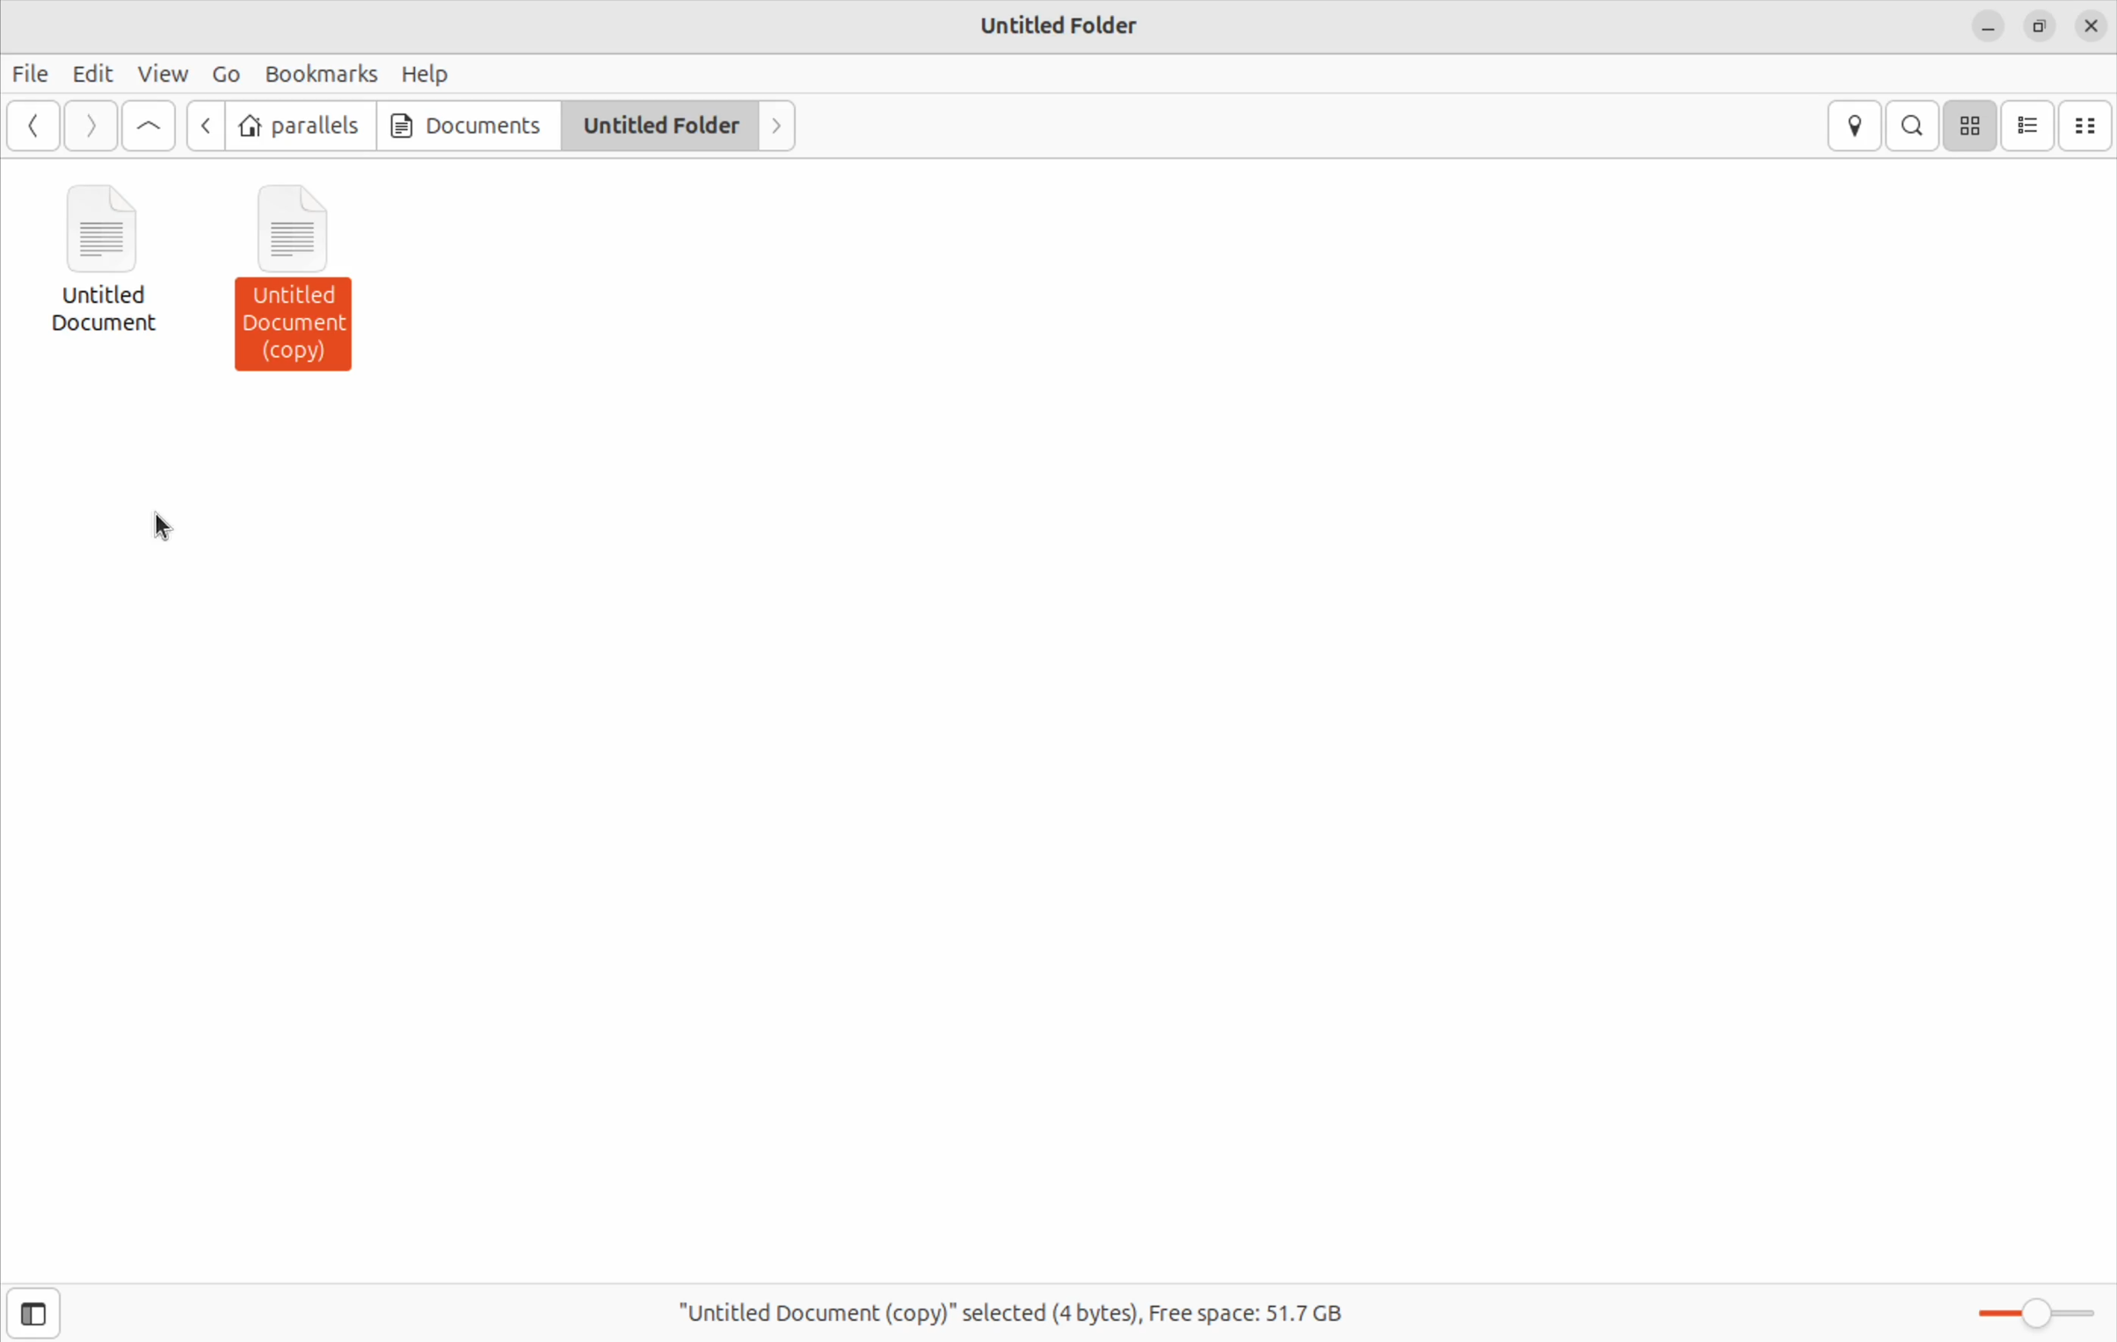  I want to click on location, so click(1856, 127).